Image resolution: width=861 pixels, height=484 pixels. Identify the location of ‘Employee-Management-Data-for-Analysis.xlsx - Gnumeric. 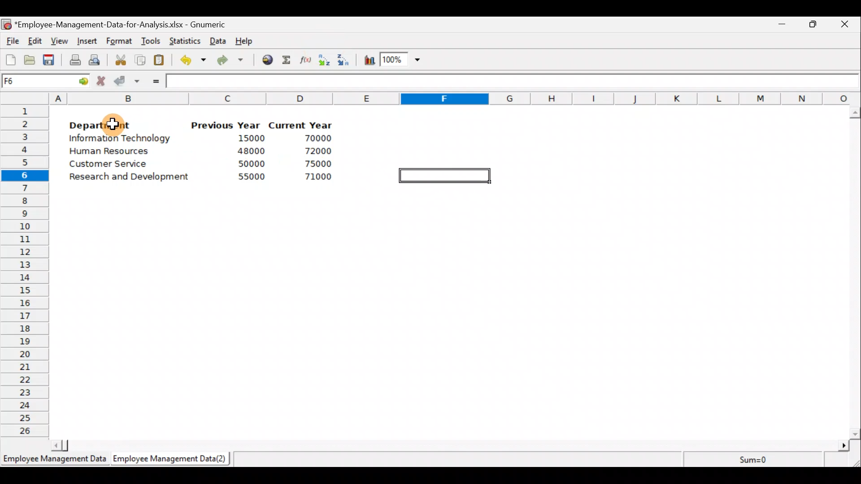
(123, 24).